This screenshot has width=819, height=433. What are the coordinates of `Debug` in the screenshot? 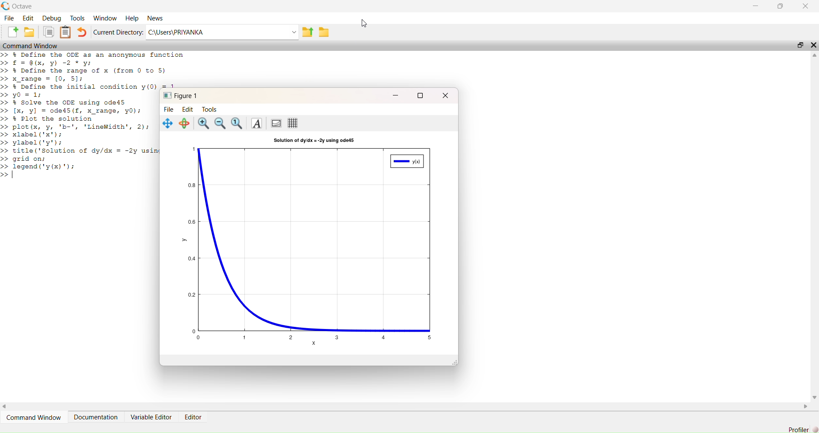 It's located at (52, 18).